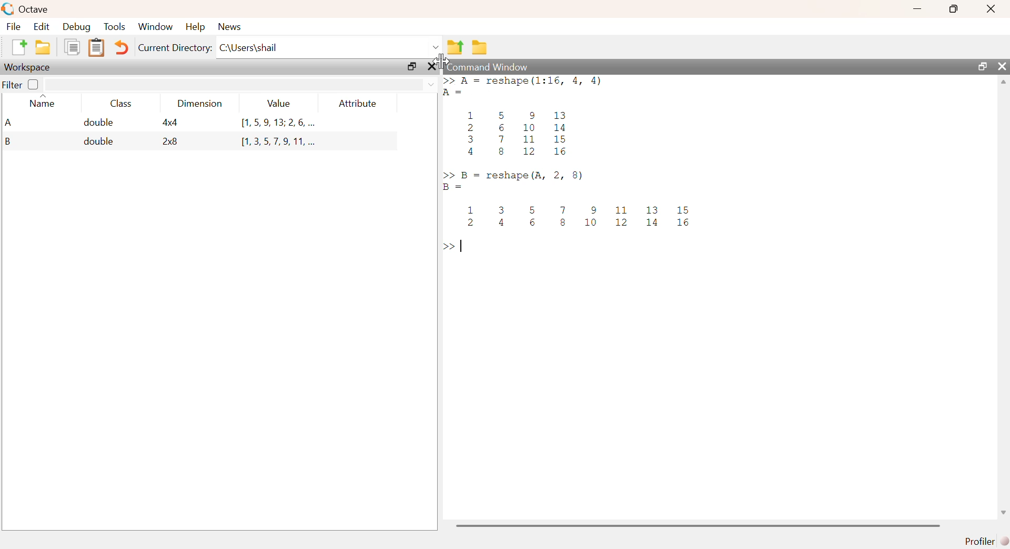 The height and width of the screenshot is (549, 1010). I want to click on Current Directory:, so click(173, 48).